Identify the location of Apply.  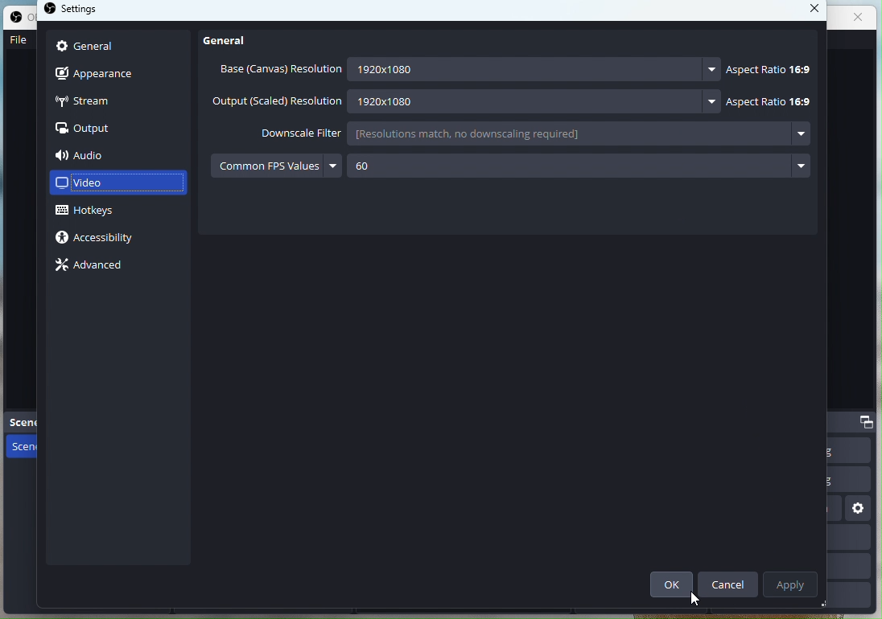
(793, 583).